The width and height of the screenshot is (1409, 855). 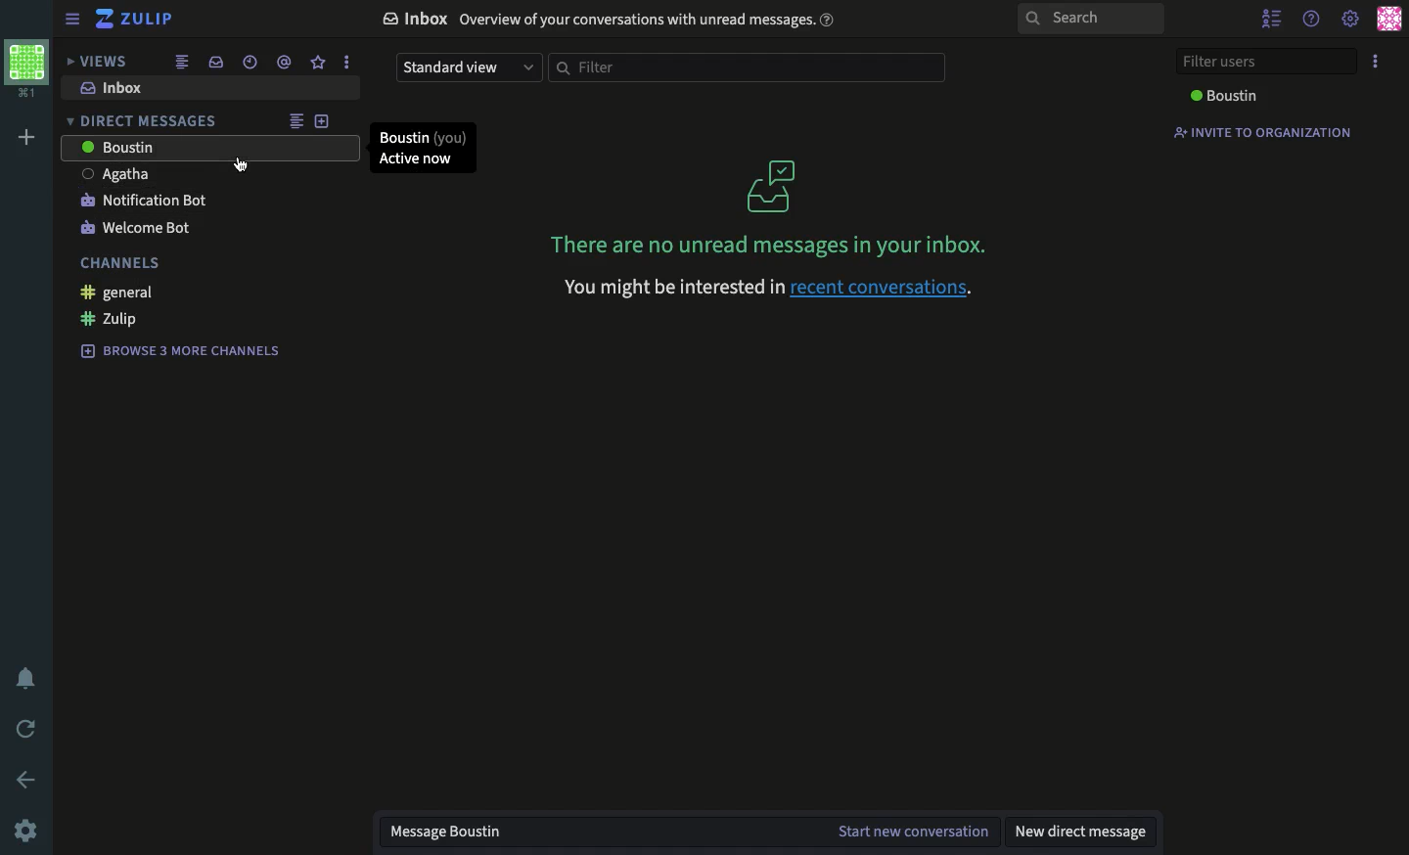 I want to click on invite to organization, so click(x=1263, y=134).